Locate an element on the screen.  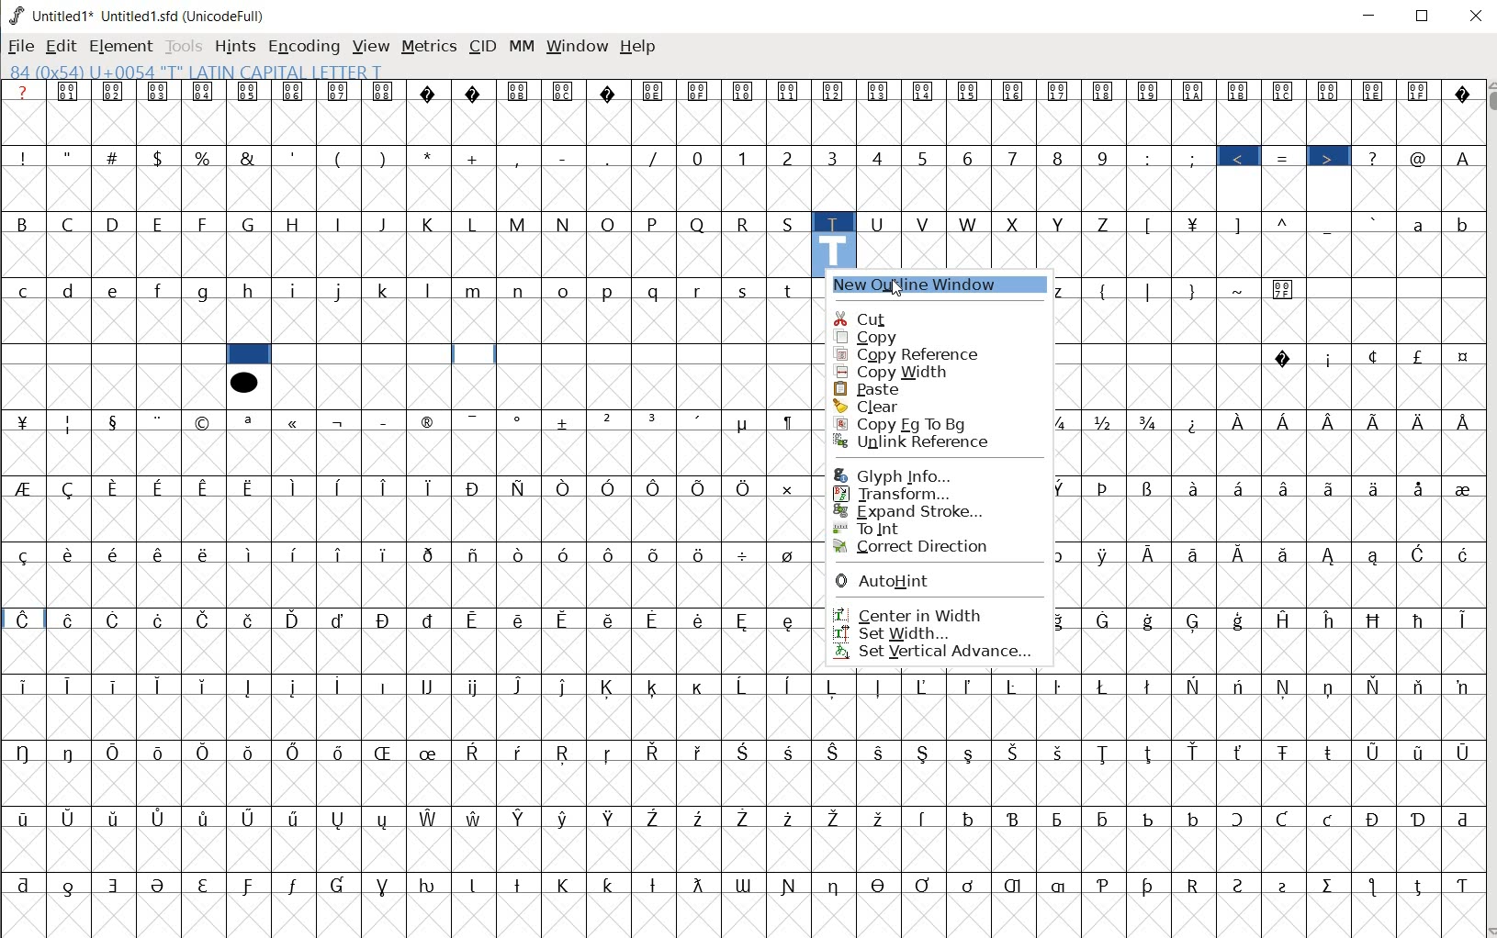
Symbol is located at coordinates (522, 620).